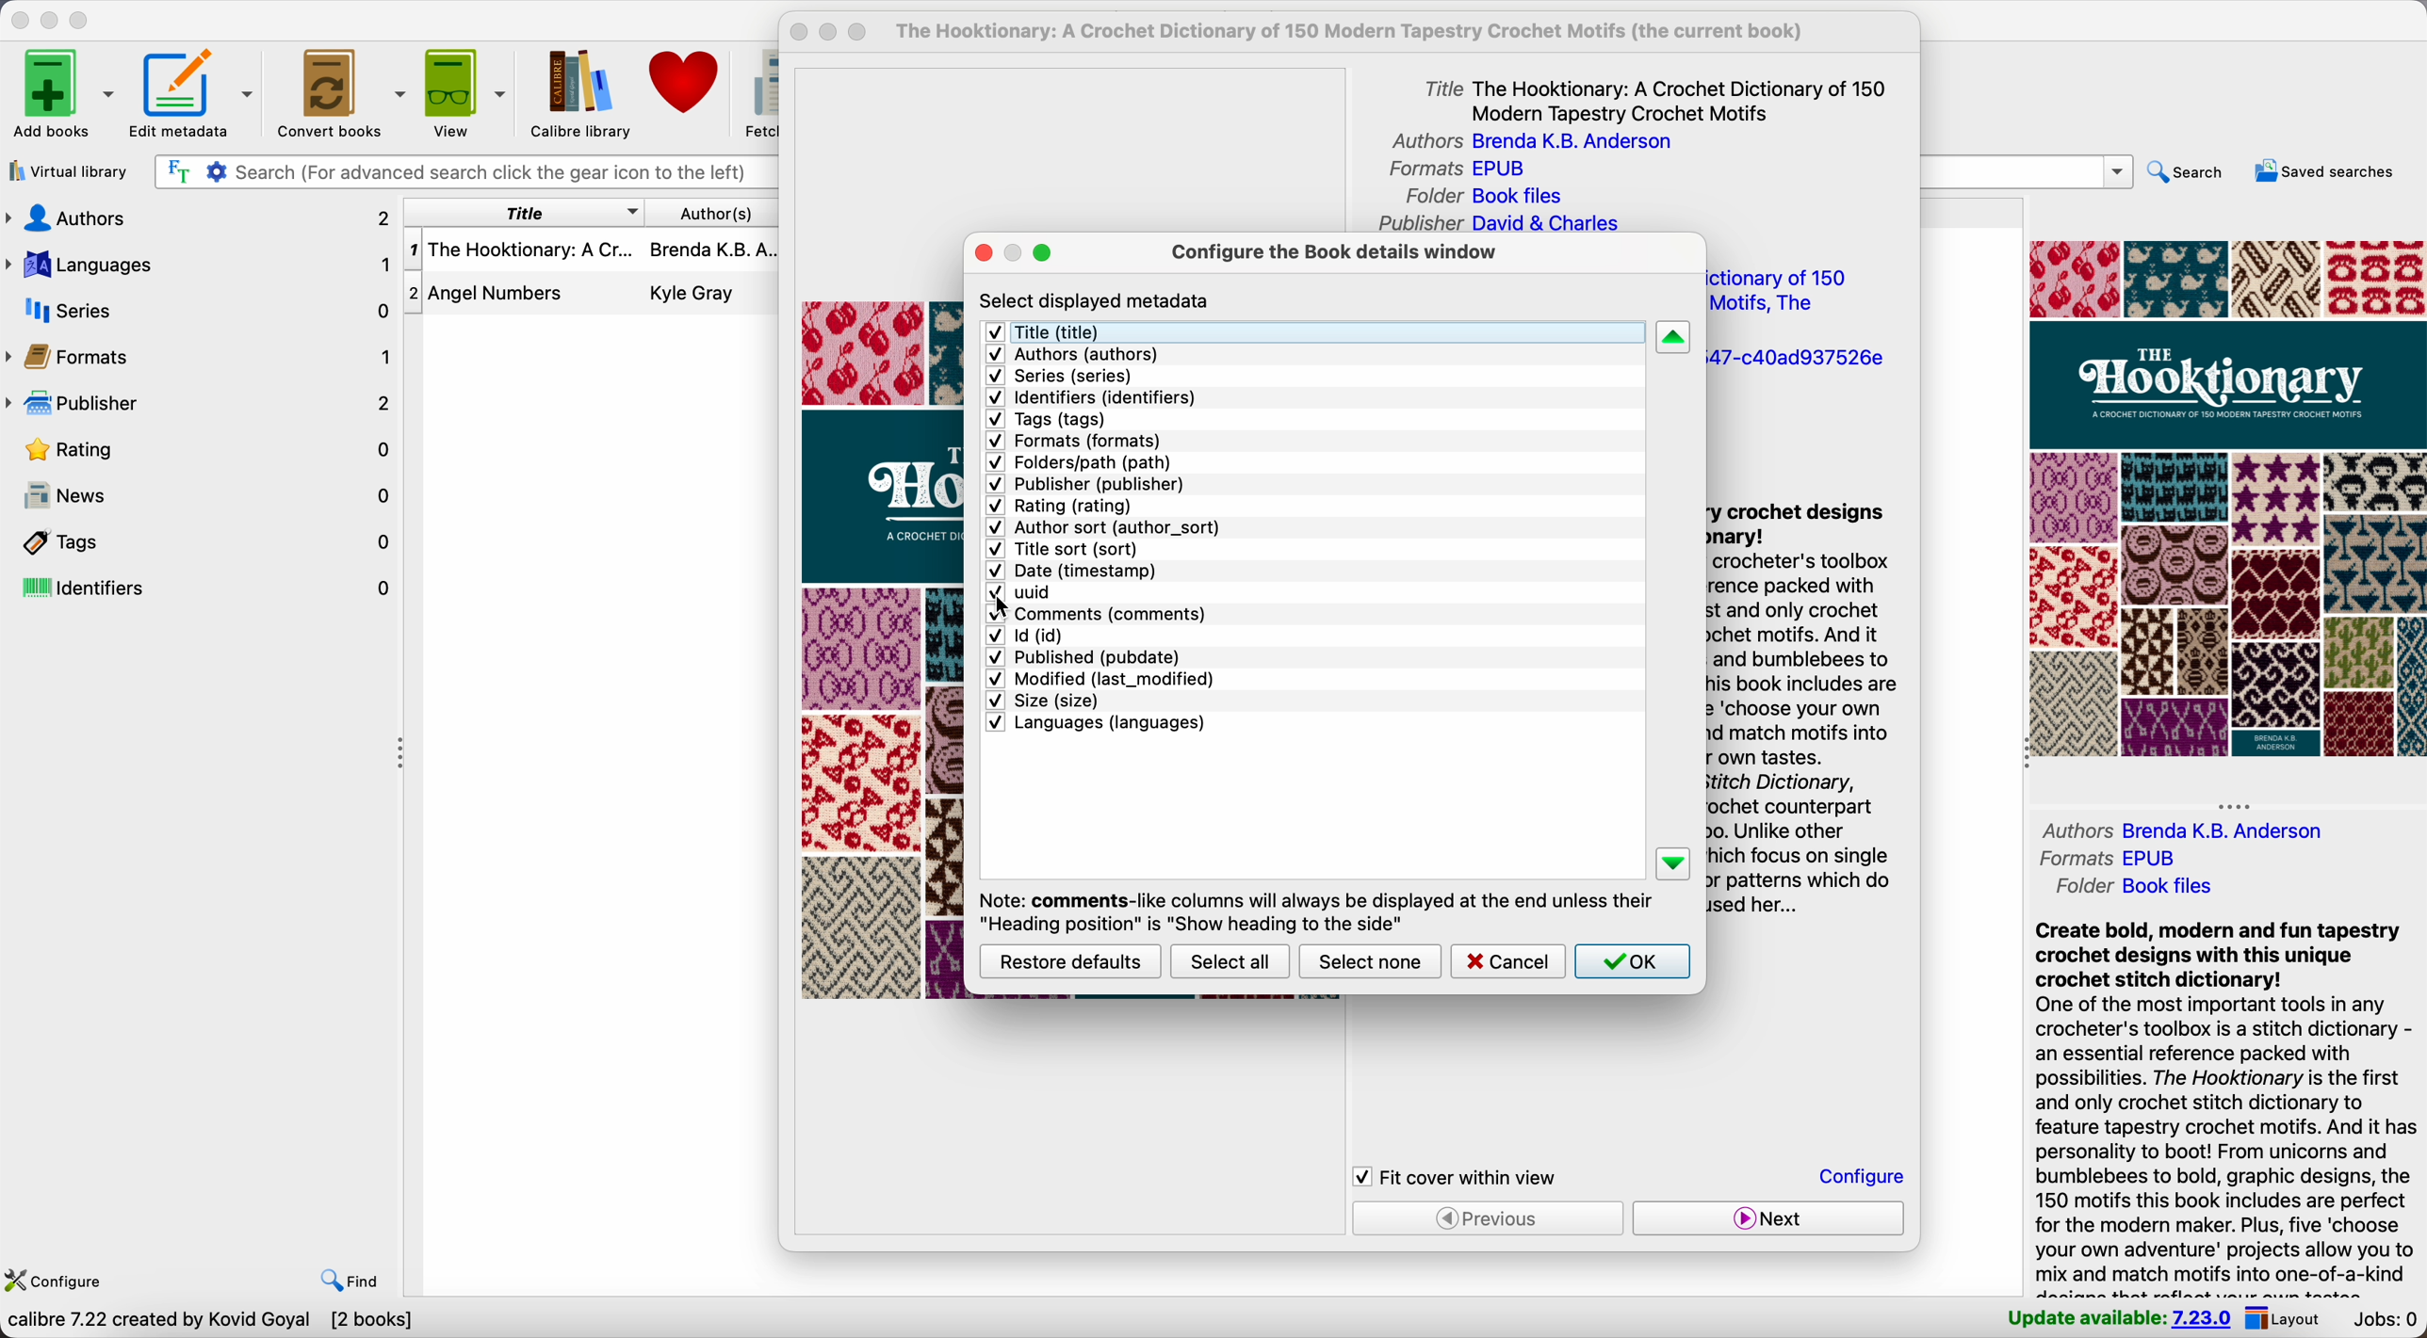  Describe the element at coordinates (1491, 196) in the screenshot. I see `folder` at that location.